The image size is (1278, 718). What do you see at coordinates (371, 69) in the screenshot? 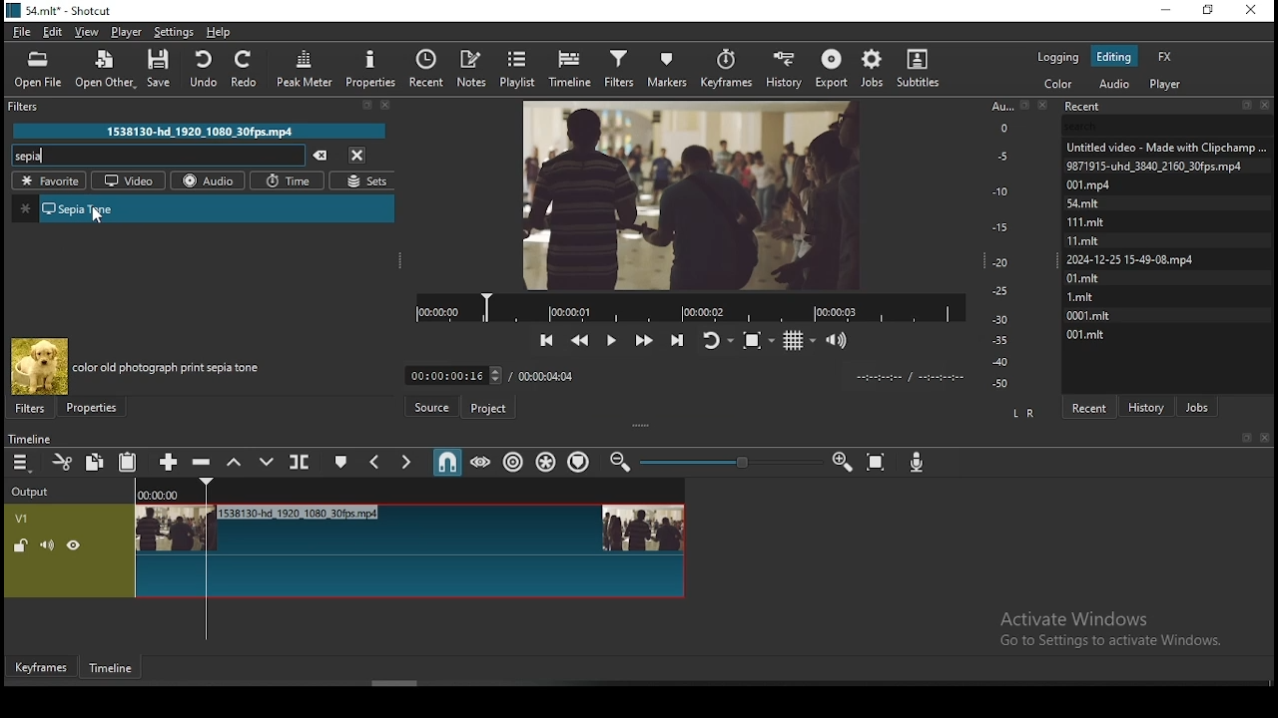
I see `properties` at bounding box center [371, 69].